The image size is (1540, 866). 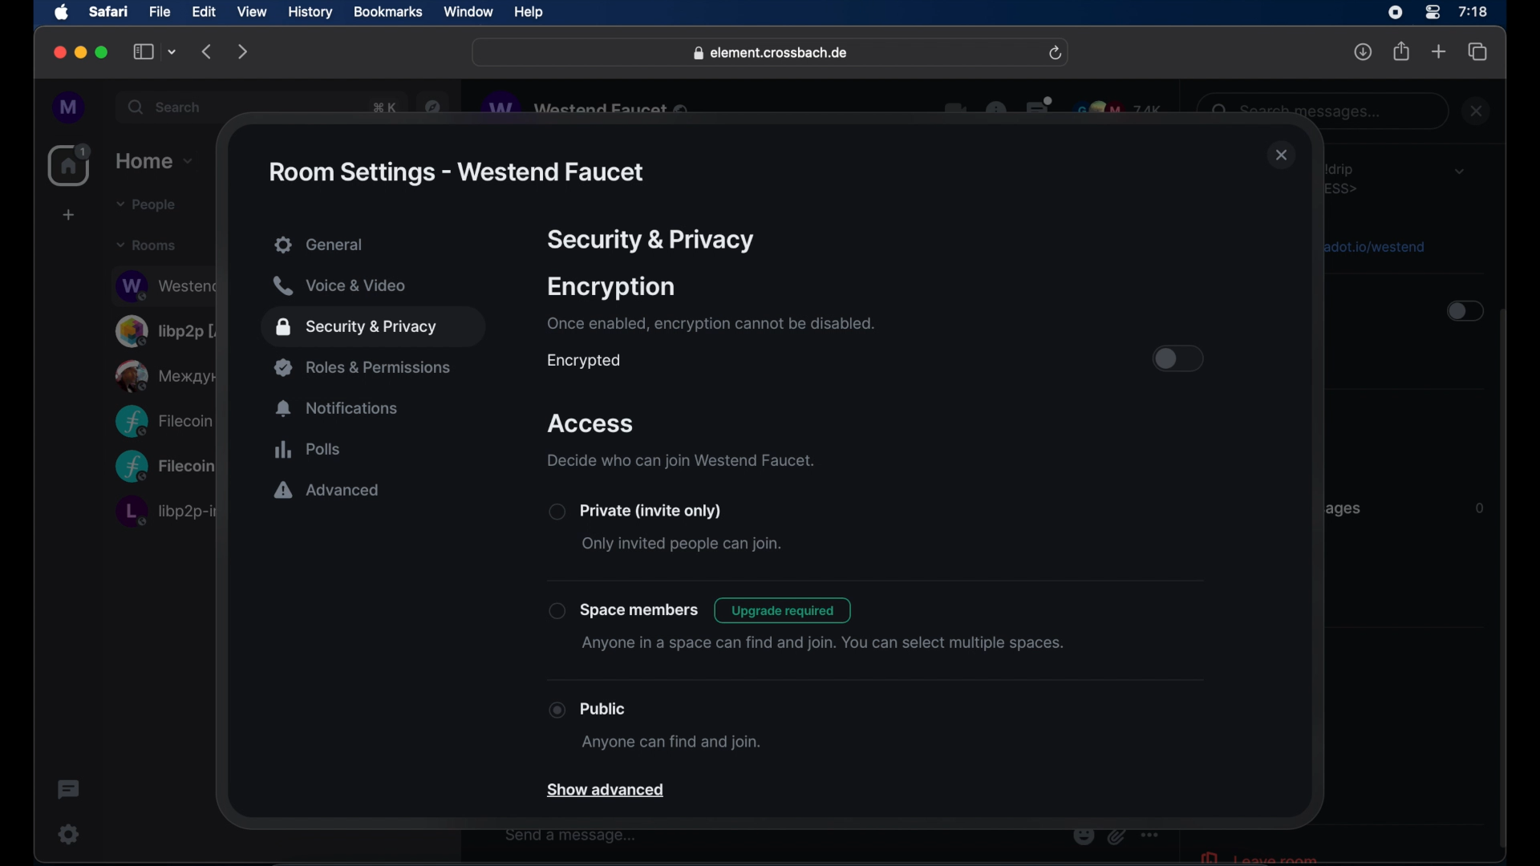 What do you see at coordinates (168, 375) in the screenshot?
I see `obscure` at bounding box center [168, 375].